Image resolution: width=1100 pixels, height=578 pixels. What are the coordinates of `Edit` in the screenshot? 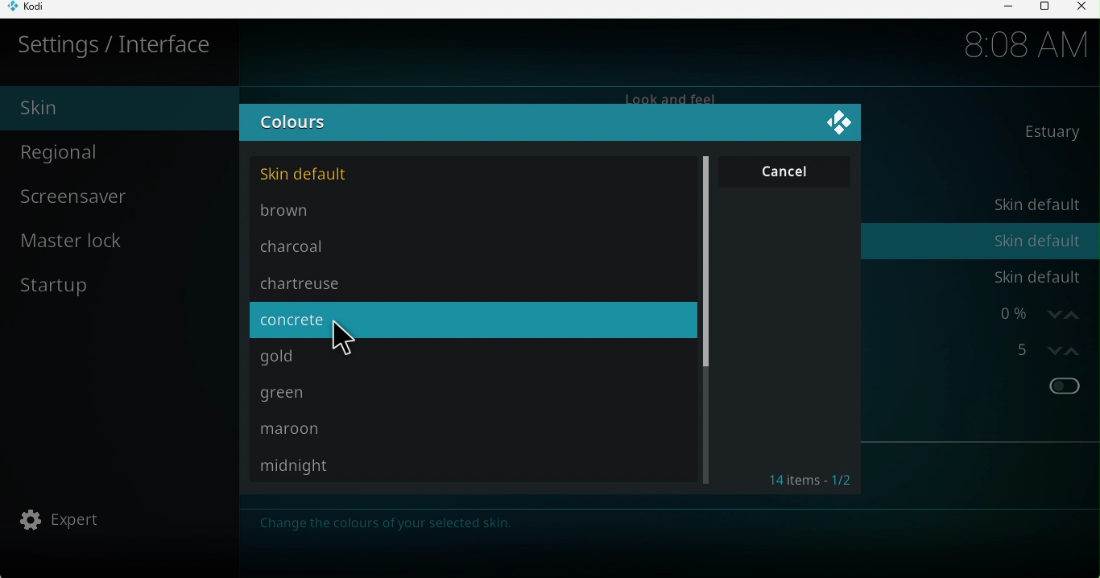 It's located at (982, 422).